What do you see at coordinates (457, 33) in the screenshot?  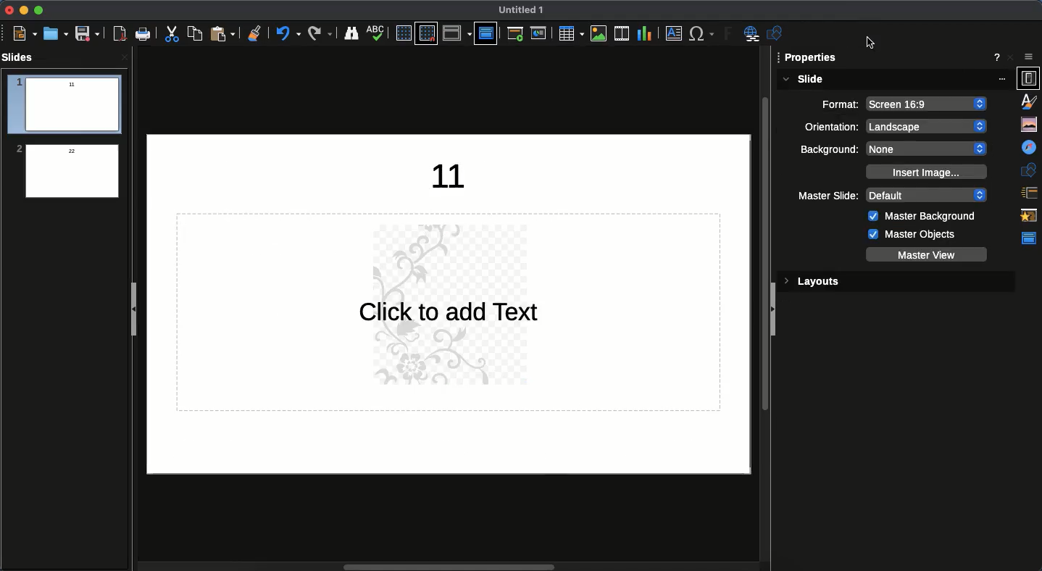 I see `Display view` at bounding box center [457, 33].